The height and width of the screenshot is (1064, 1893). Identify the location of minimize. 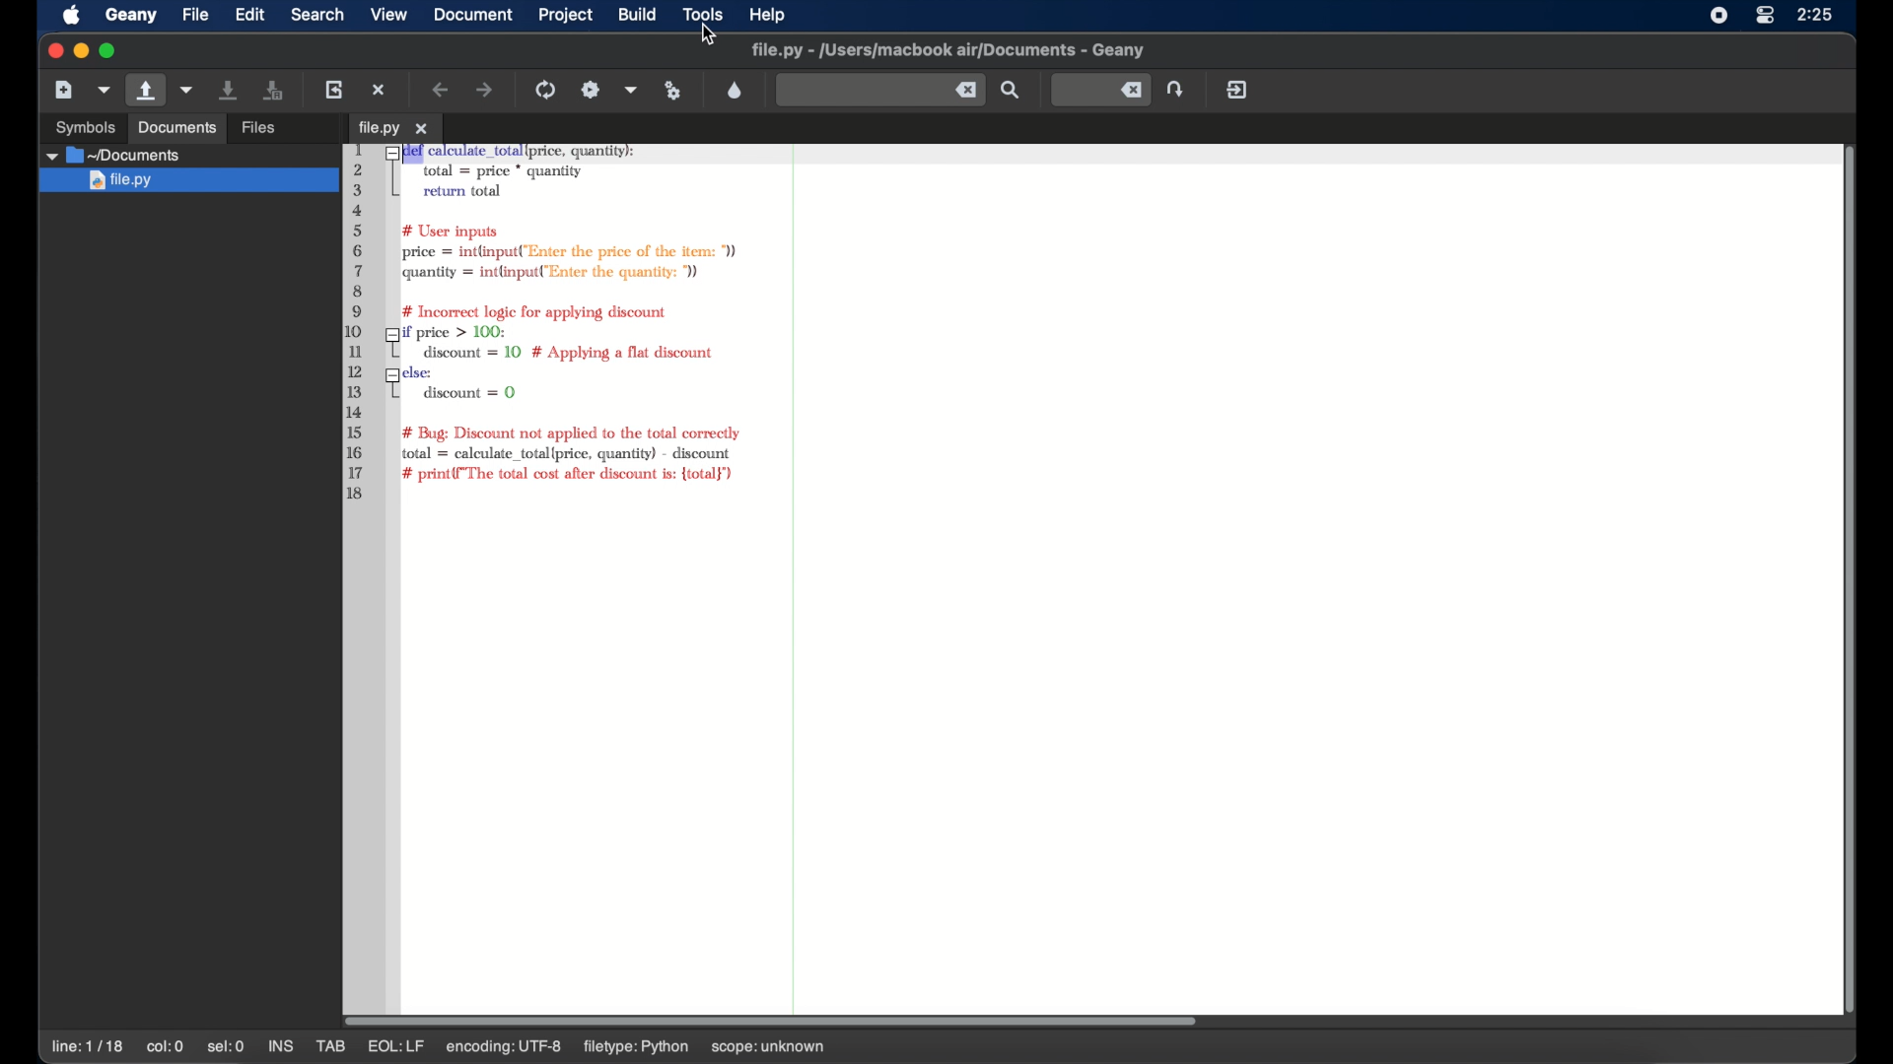
(79, 51).